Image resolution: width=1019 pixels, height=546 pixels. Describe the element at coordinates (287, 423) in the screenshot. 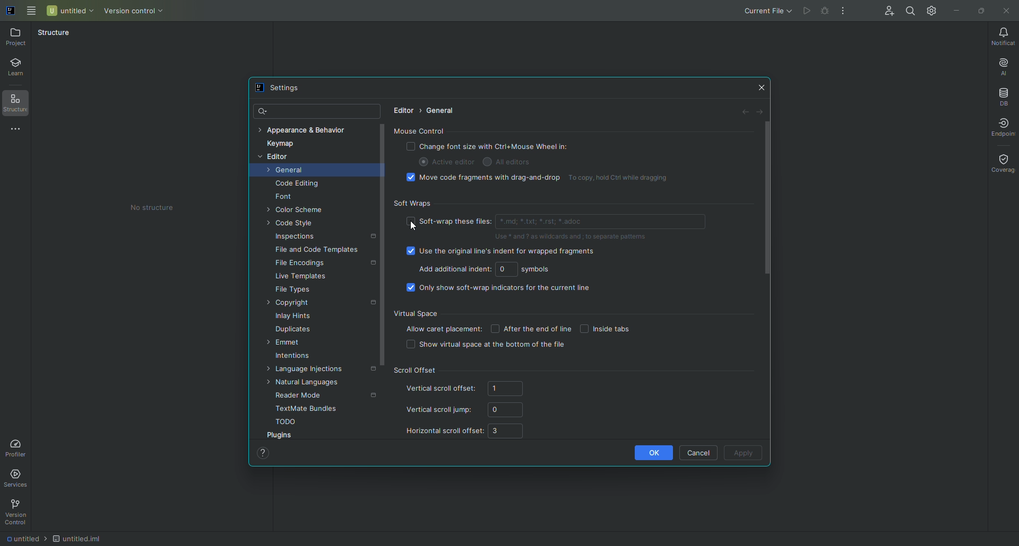

I see `TODO` at that location.